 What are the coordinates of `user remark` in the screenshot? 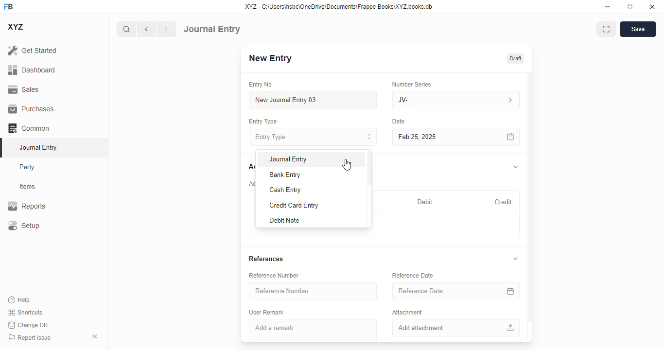 It's located at (266, 313).